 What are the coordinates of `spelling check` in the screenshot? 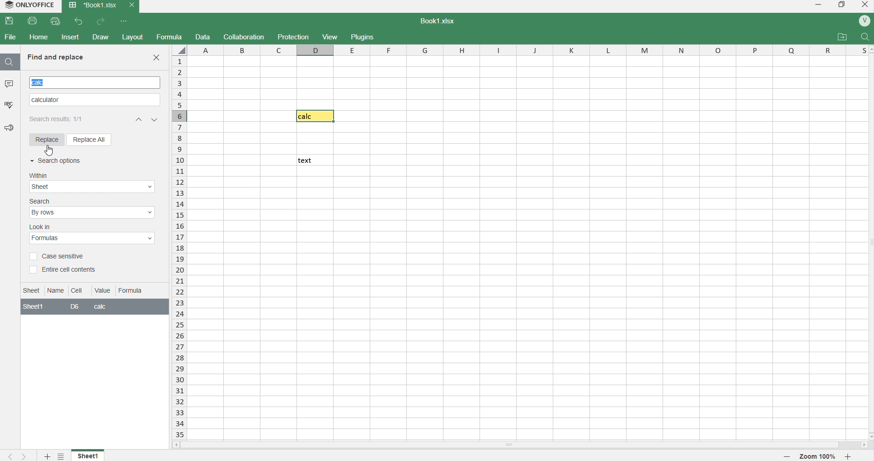 It's located at (10, 105).